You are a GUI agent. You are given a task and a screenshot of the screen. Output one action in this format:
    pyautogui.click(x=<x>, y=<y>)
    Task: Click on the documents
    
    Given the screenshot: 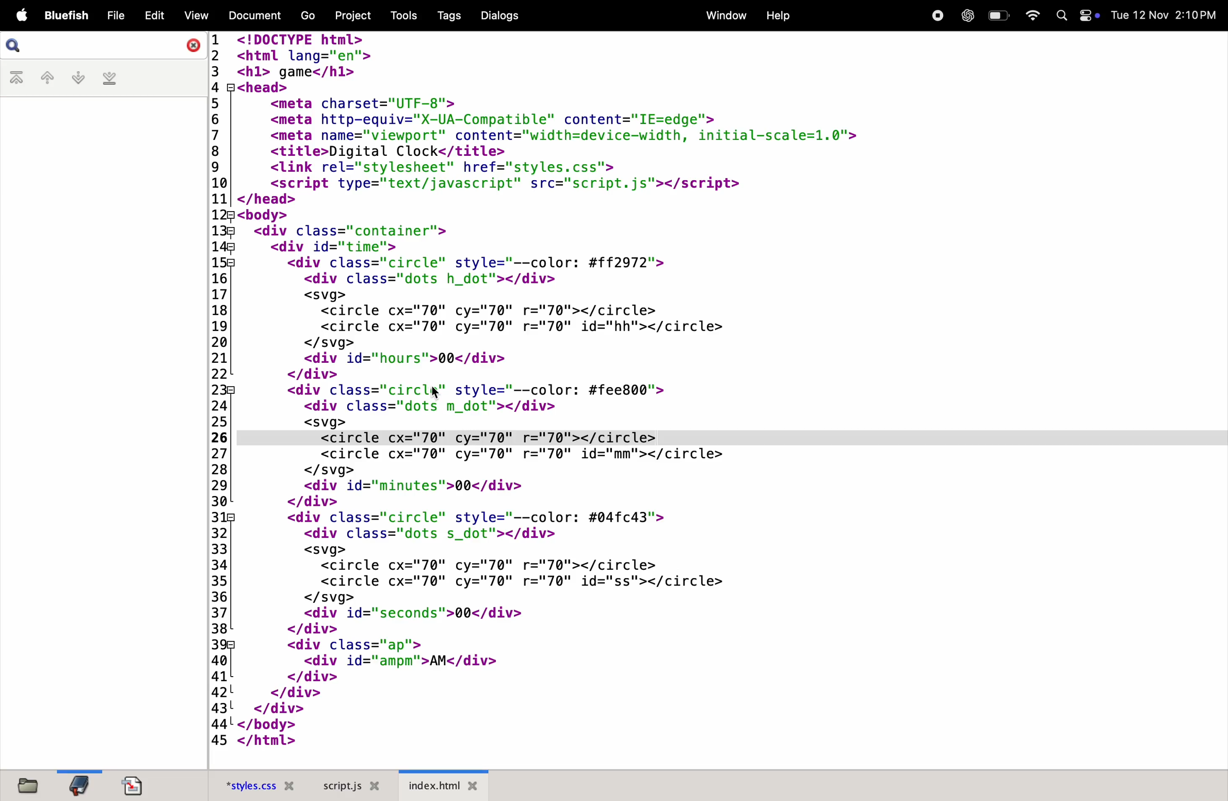 What is the action you would take?
    pyautogui.click(x=132, y=785)
    